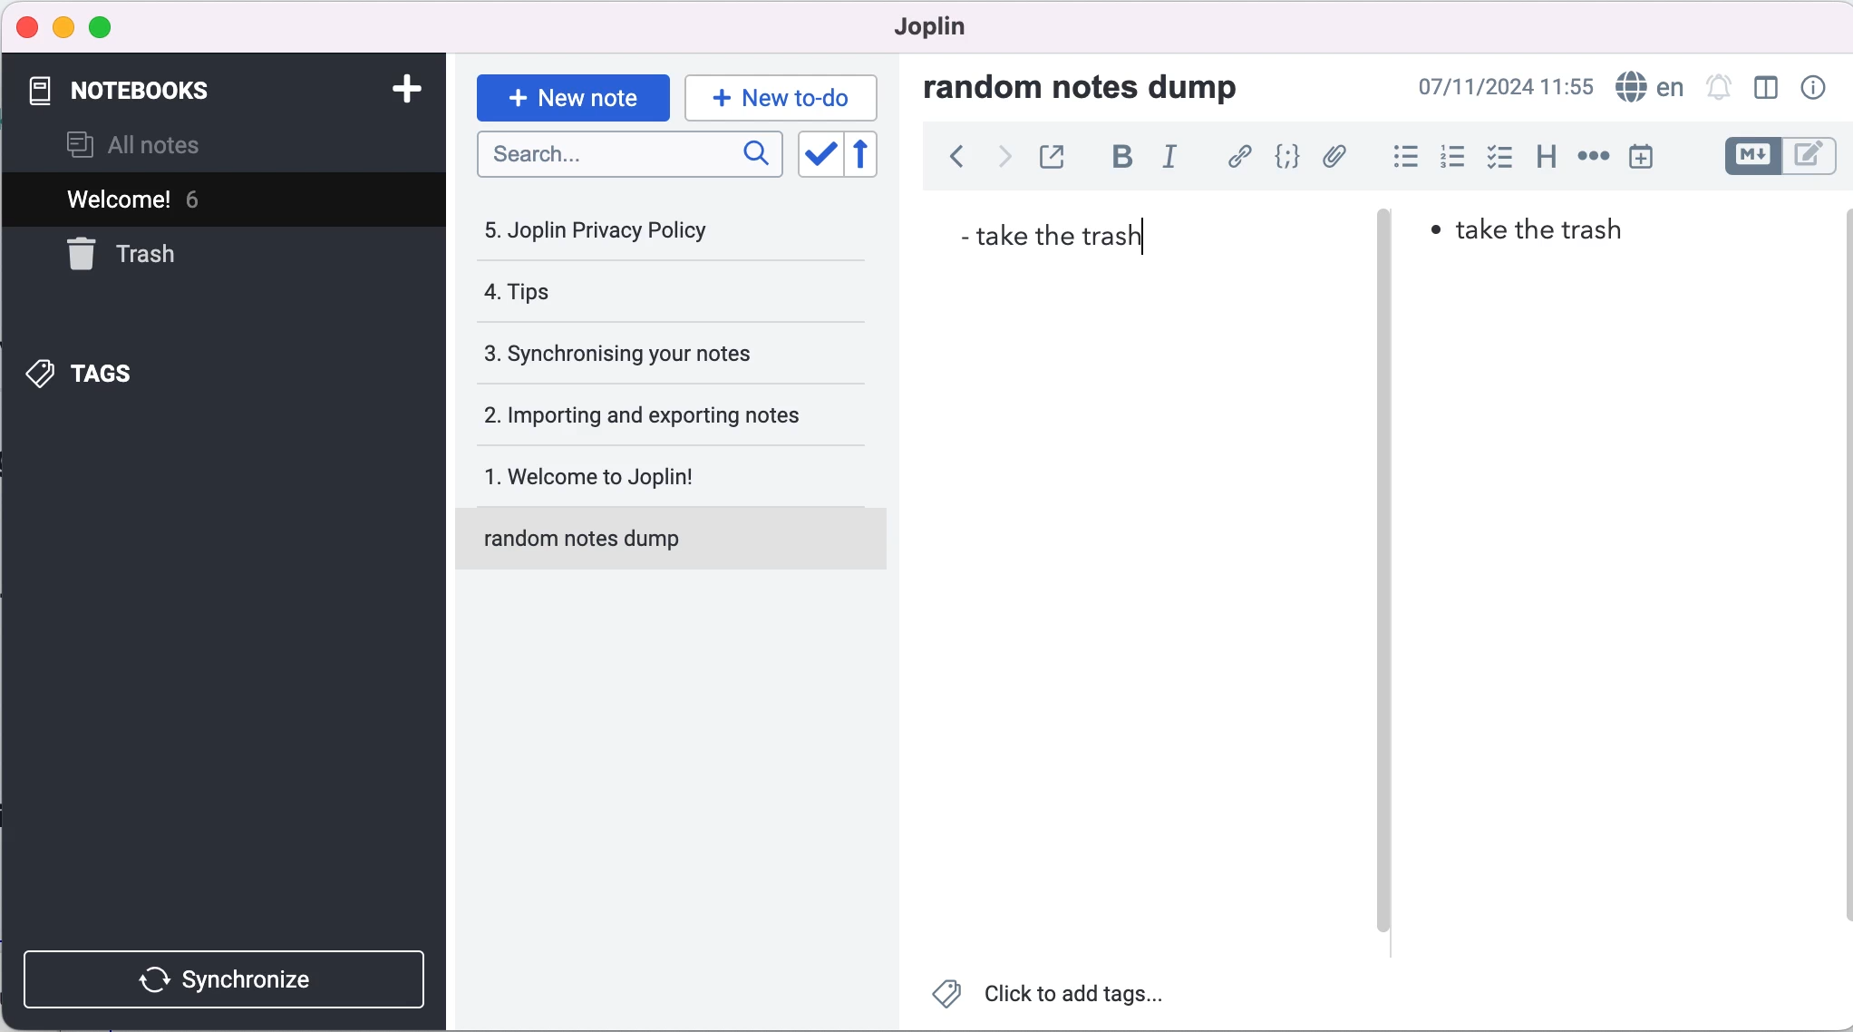 The width and height of the screenshot is (1853, 1032). Describe the element at coordinates (784, 96) in the screenshot. I see `new to-do` at that location.